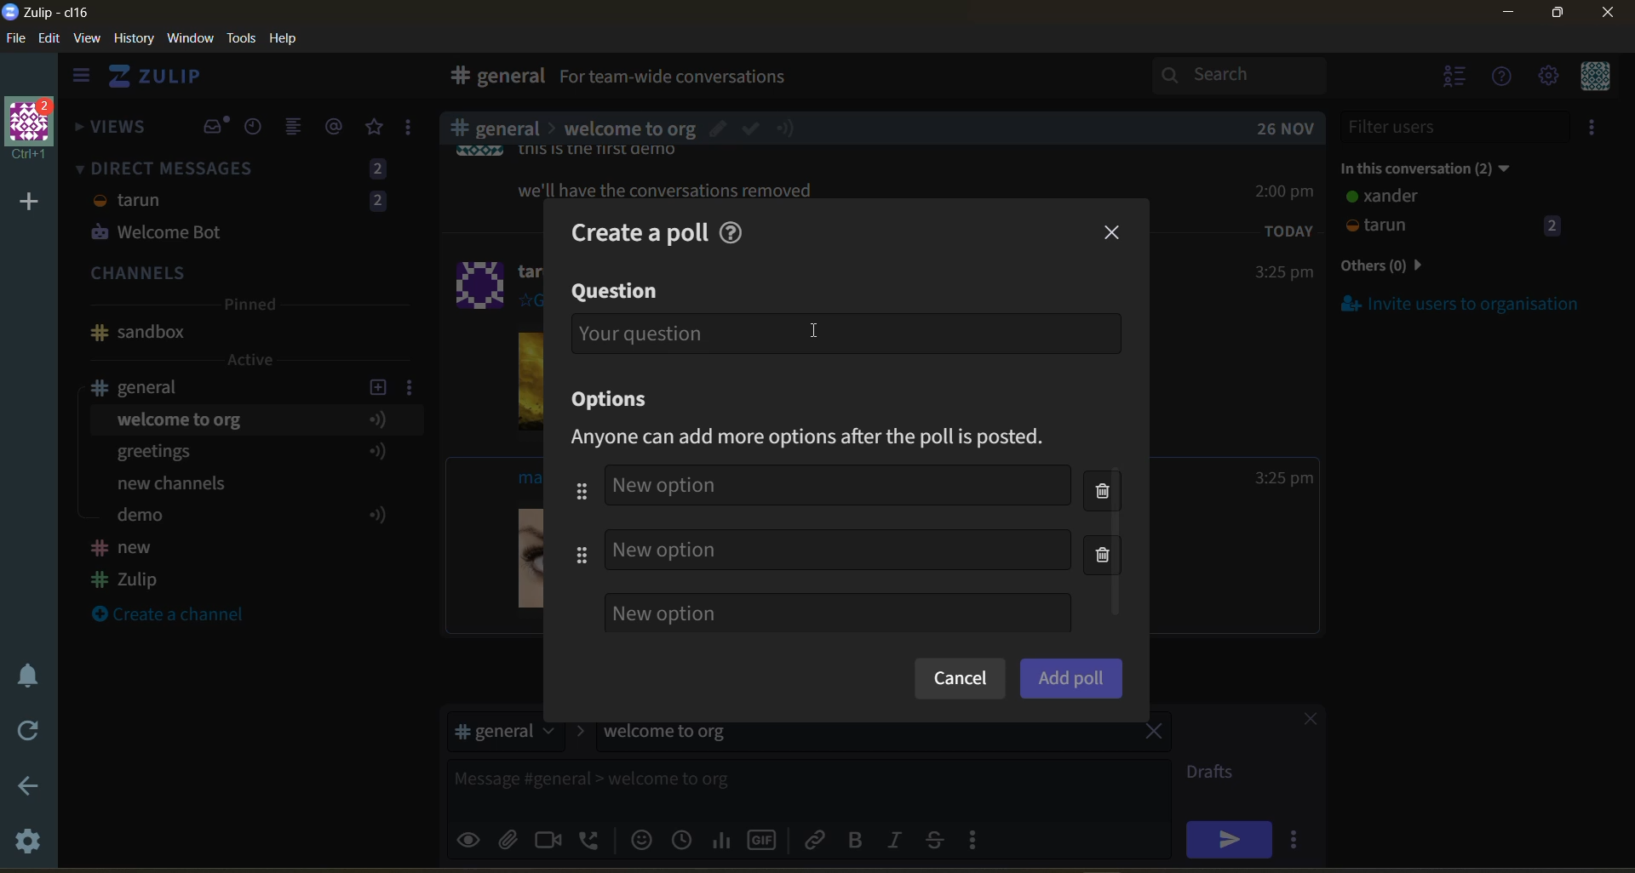 Image resolution: width=1635 pixels, height=873 pixels. What do you see at coordinates (1216, 774) in the screenshot?
I see `drafts` at bounding box center [1216, 774].